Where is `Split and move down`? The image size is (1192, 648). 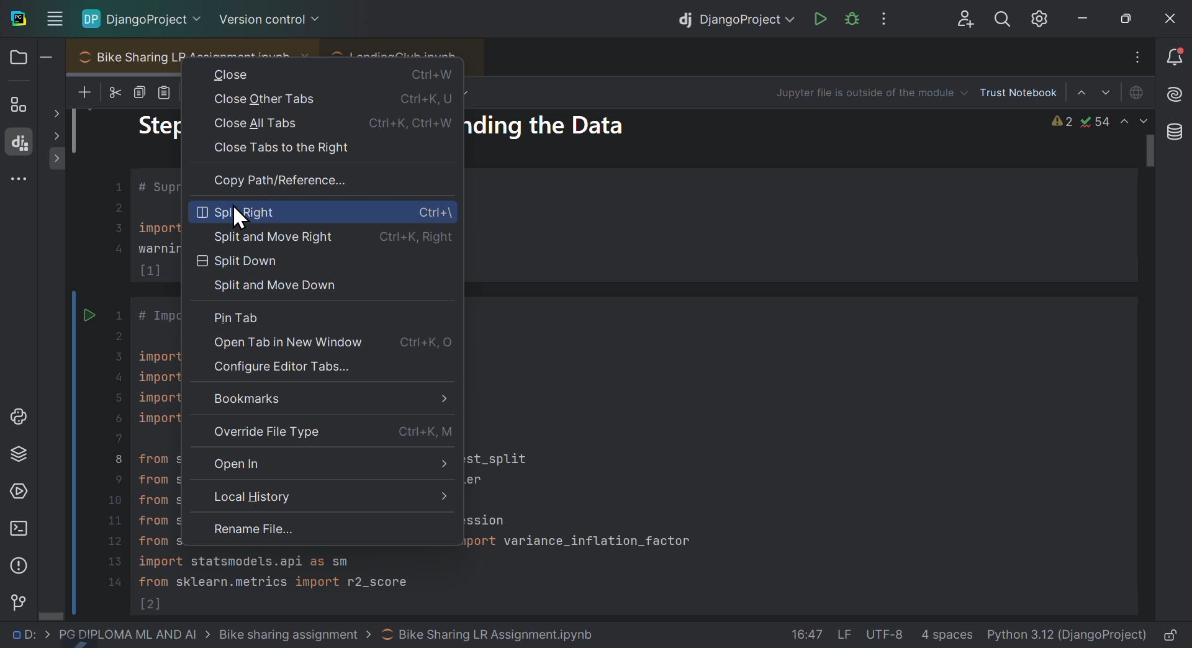
Split and move down is located at coordinates (275, 290).